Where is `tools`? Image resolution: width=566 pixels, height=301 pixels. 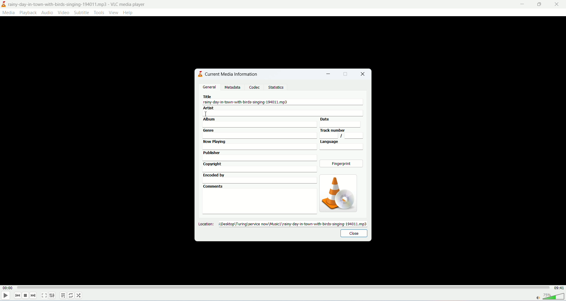 tools is located at coordinates (99, 13).